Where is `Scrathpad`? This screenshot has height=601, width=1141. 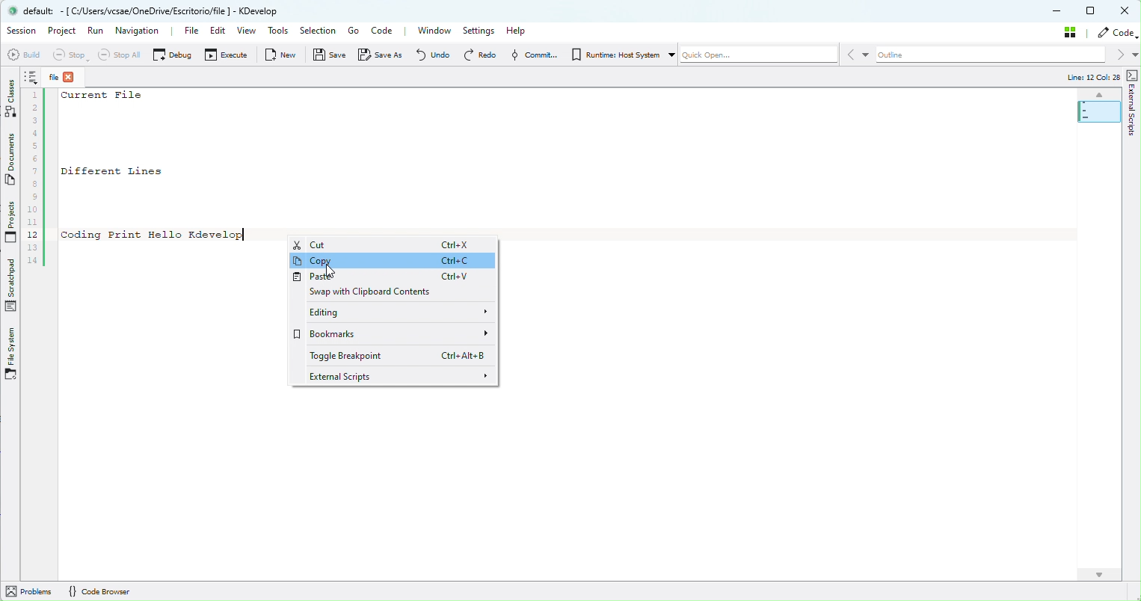 Scrathpad is located at coordinates (10, 284).